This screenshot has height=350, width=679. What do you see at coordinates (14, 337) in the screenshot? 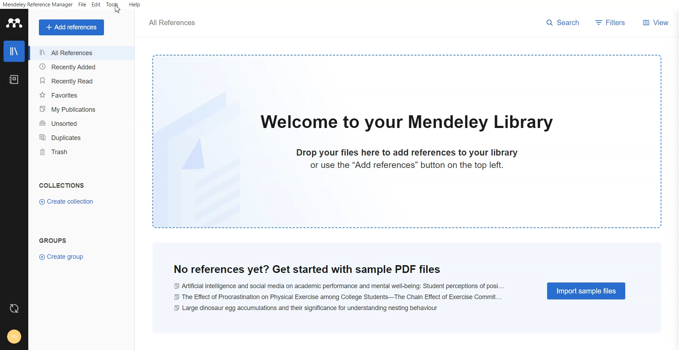
I see `Account` at bounding box center [14, 337].